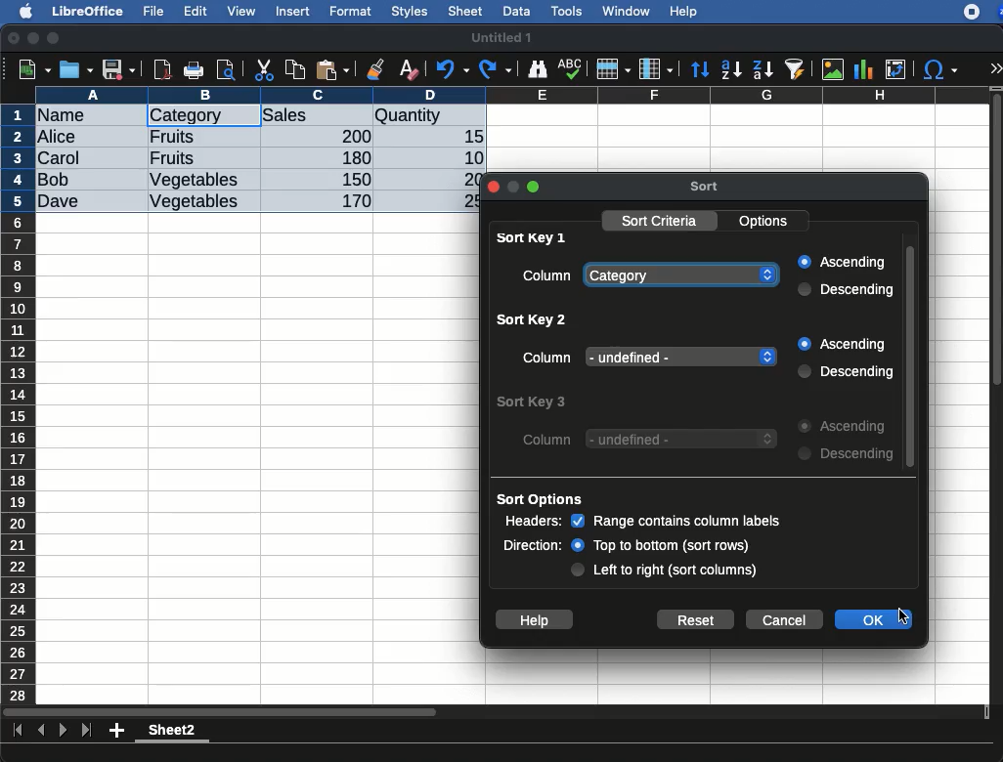 The image size is (1003, 762). What do you see at coordinates (21, 10) in the screenshot?
I see `apple` at bounding box center [21, 10].